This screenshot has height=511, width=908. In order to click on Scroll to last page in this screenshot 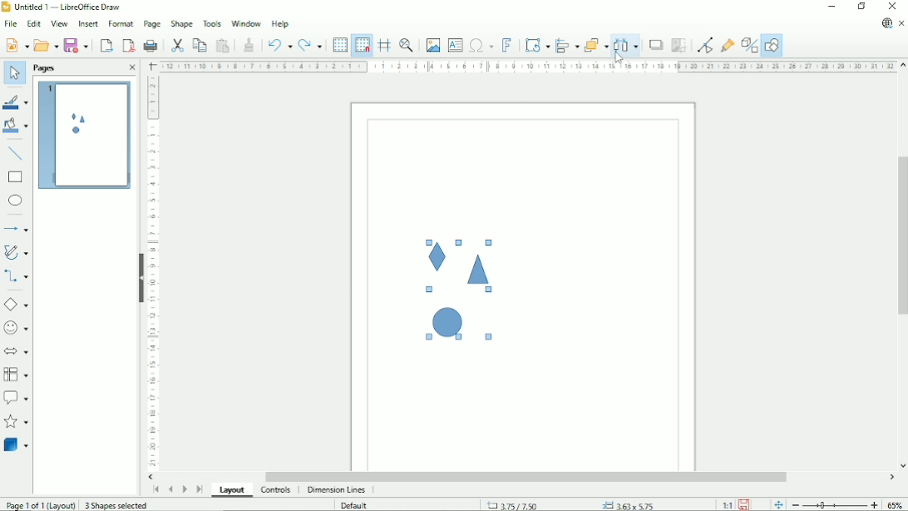, I will do `click(200, 489)`.